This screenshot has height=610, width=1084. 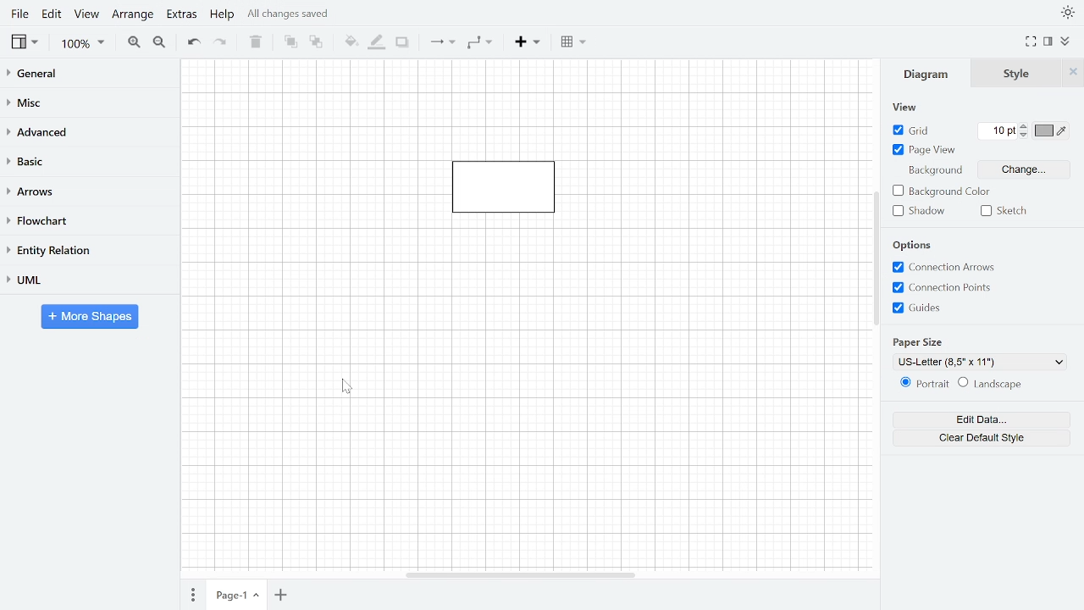 What do you see at coordinates (347, 389) in the screenshot?
I see `Cursor` at bounding box center [347, 389].